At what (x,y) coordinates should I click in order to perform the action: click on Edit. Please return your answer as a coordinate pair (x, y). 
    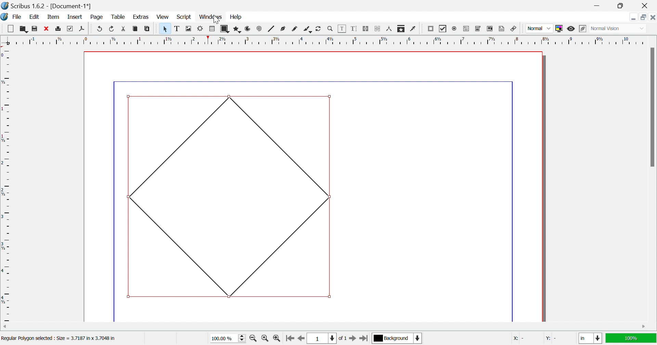
    Looking at the image, I should click on (36, 17).